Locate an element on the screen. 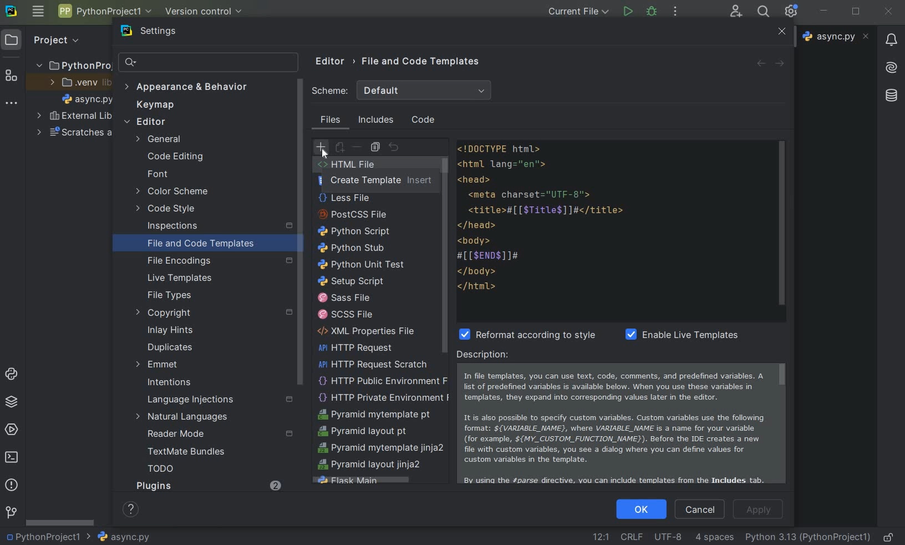  Pyramid mytemplate pt is located at coordinates (376, 416).